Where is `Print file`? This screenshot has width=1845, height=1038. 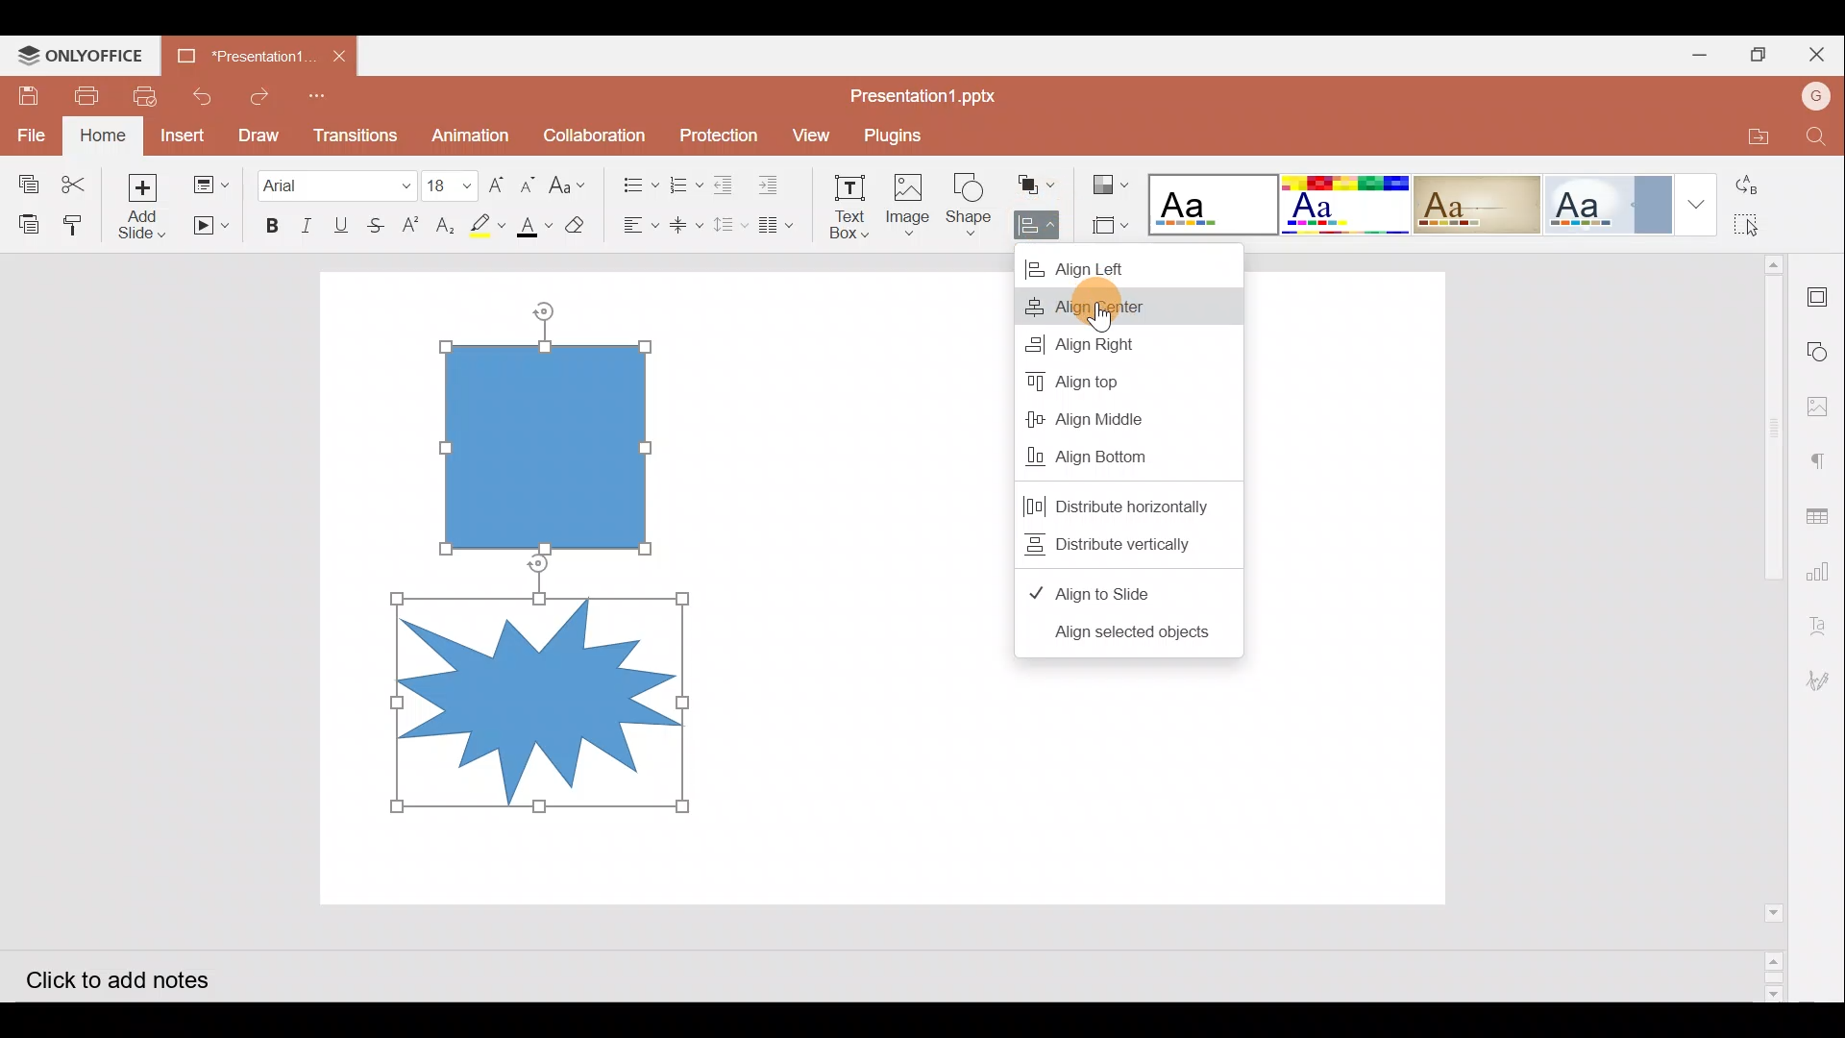 Print file is located at coordinates (92, 94).